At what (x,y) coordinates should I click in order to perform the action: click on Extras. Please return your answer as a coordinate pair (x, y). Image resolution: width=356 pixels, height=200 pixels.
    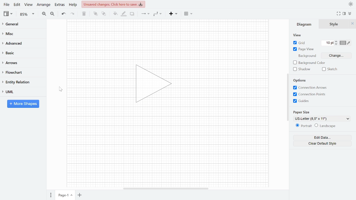
    Looking at the image, I should click on (59, 4).